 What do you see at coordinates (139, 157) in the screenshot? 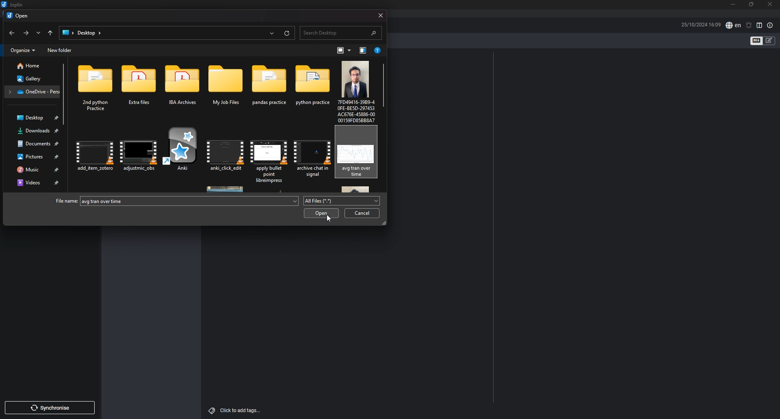
I see `adjustment_abs` at bounding box center [139, 157].